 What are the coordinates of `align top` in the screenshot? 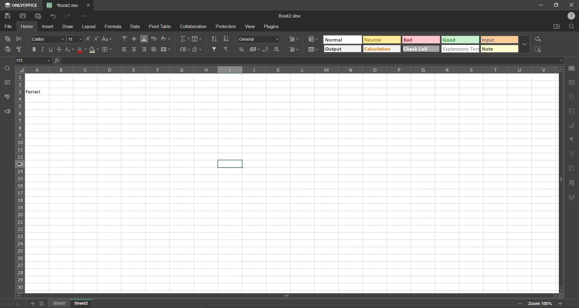 It's located at (126, 38).